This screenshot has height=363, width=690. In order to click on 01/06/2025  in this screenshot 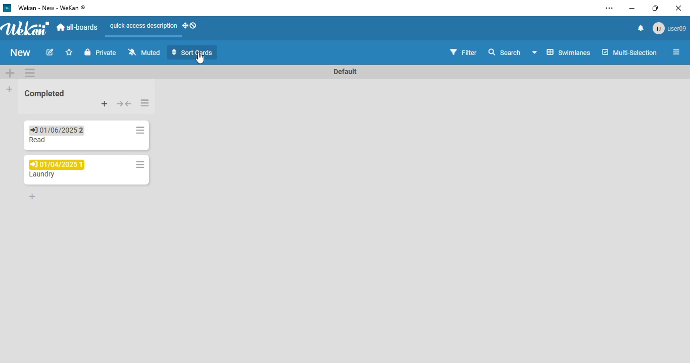, I will do `click(55, 130)`.